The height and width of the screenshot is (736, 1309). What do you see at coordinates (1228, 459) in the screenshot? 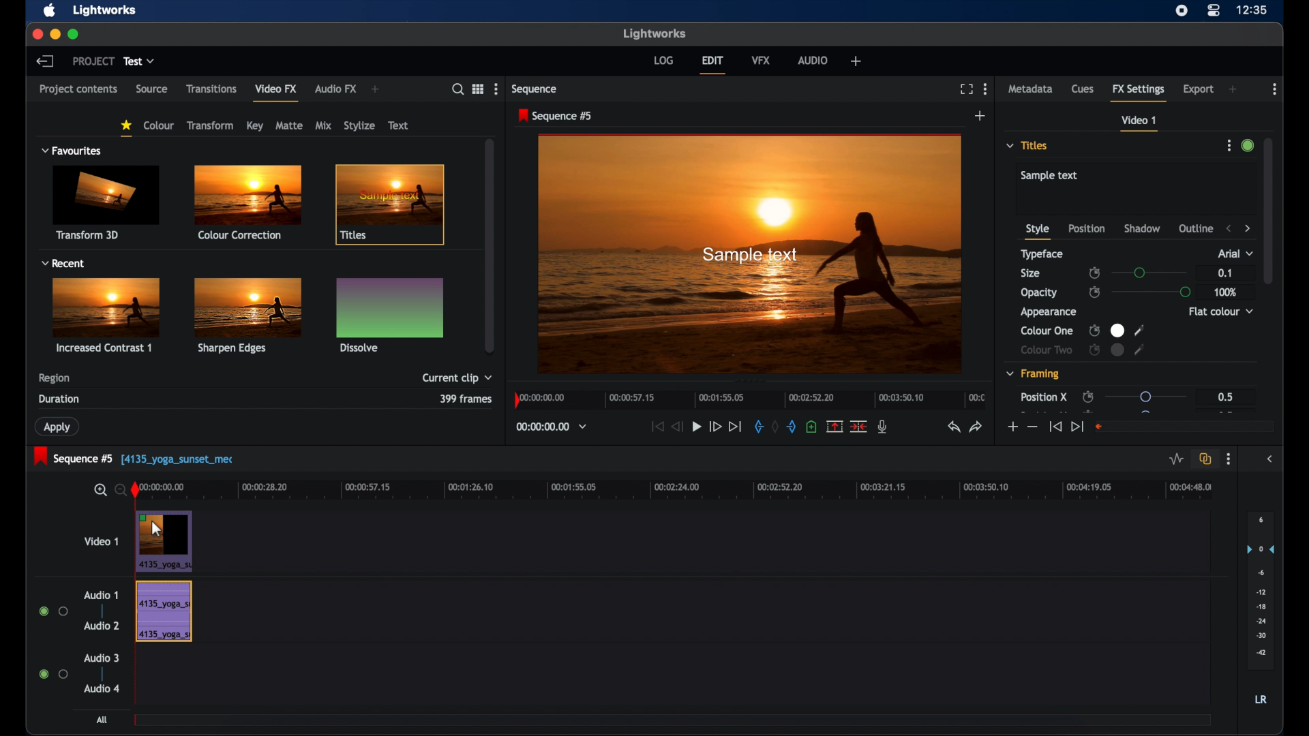
I see `more options` at bounding box center [1228, 459].